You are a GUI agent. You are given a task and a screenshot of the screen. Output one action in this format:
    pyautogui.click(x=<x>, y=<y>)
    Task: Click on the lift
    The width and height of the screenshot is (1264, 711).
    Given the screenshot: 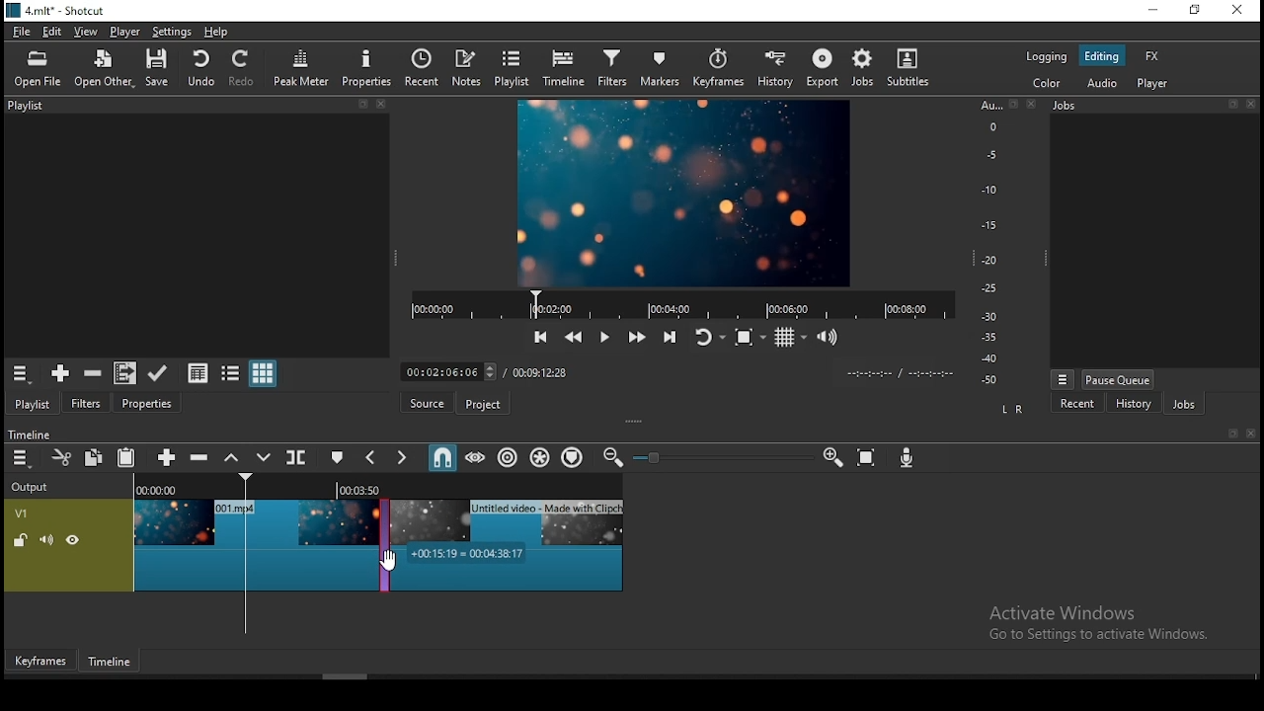 What is the action you would take?
    pyautogui.click(x=229, y=458)
    